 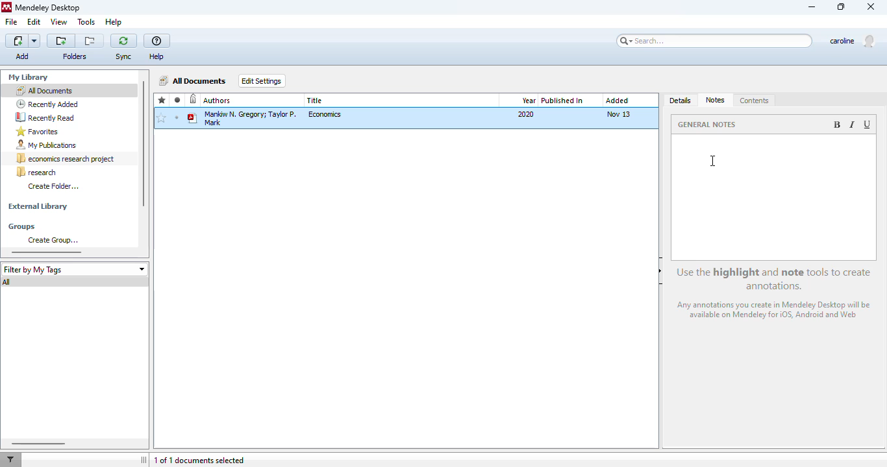 I want to click on 1 of 1 documents selected, so click(x=199, y=461).